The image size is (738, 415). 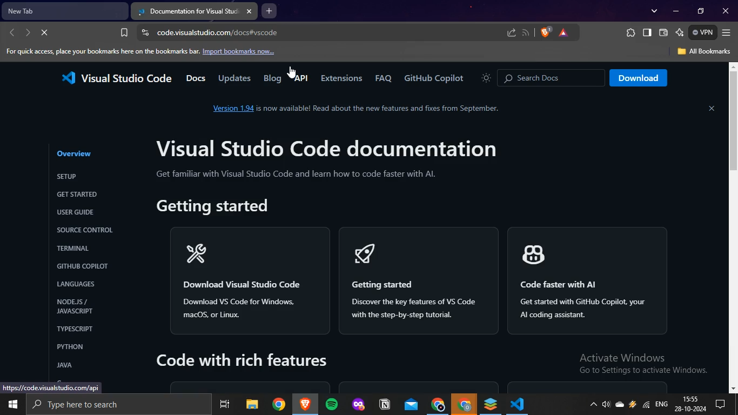 What do you see at coordinates (546, 34) in the screenshot?
I see `brave shields` at bounding box center [546, 34].